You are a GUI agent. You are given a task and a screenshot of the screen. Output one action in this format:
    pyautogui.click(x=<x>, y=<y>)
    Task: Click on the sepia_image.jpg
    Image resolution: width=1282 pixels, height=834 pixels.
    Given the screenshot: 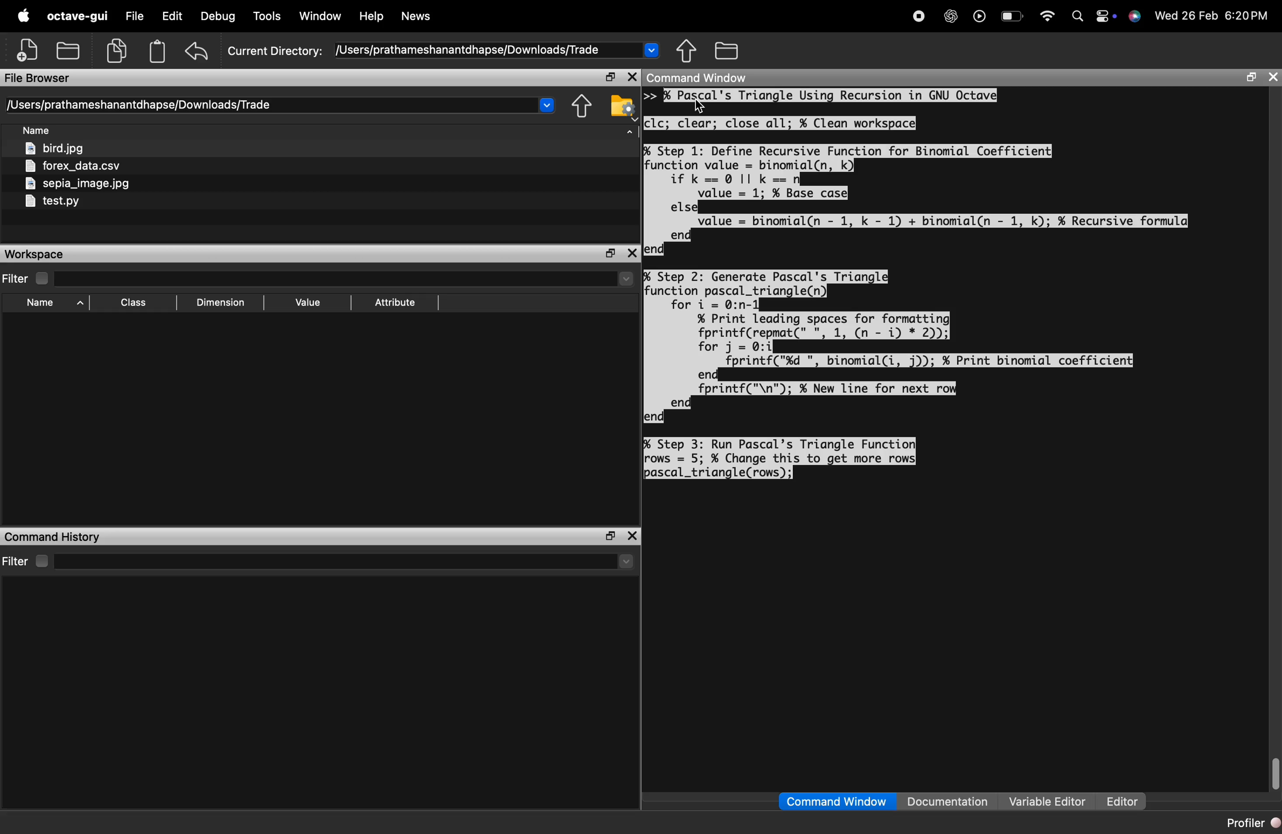 What is the action you would take?
    pyautogui.click(x=78, y=184)
    